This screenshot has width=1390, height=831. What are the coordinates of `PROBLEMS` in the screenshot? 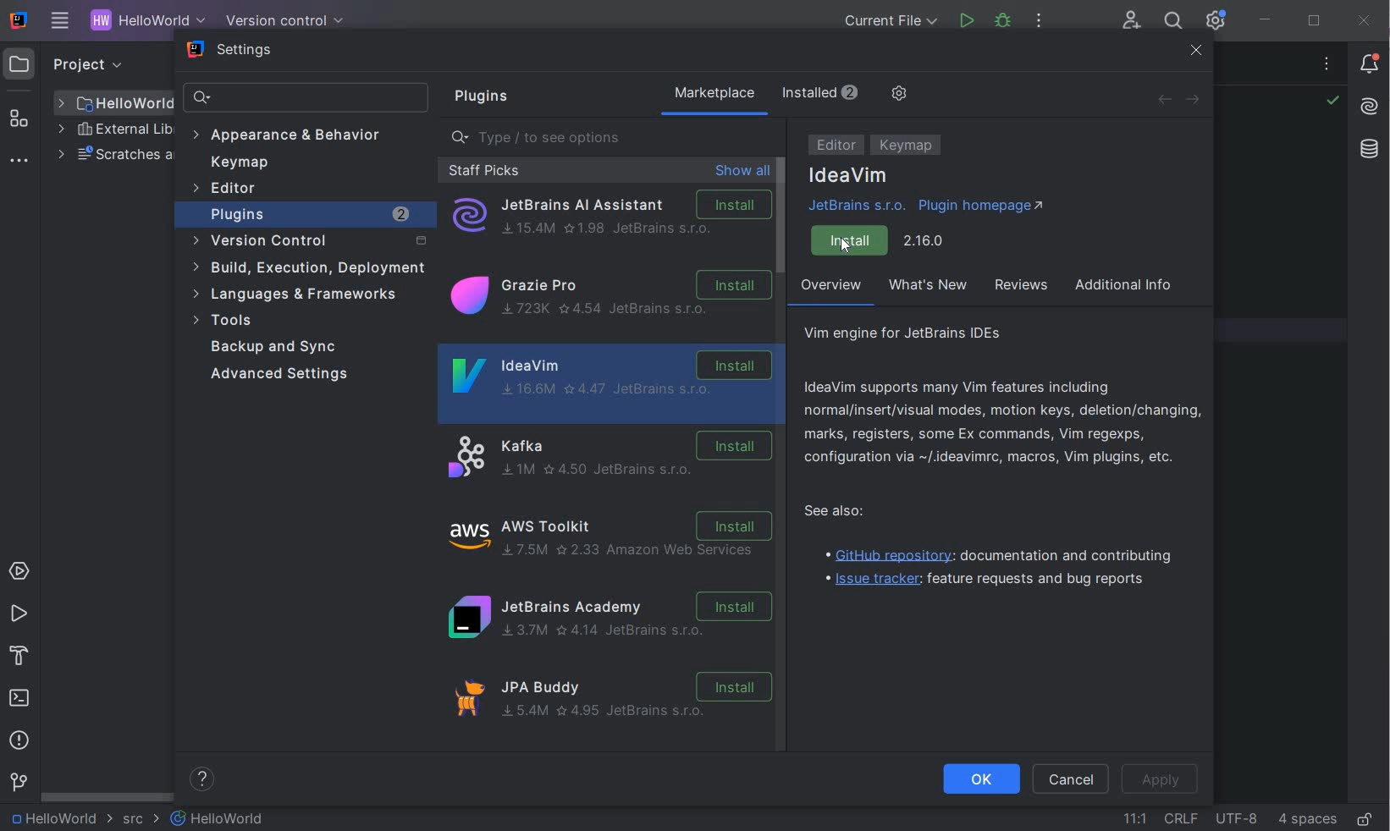 It's located at (19, 743).